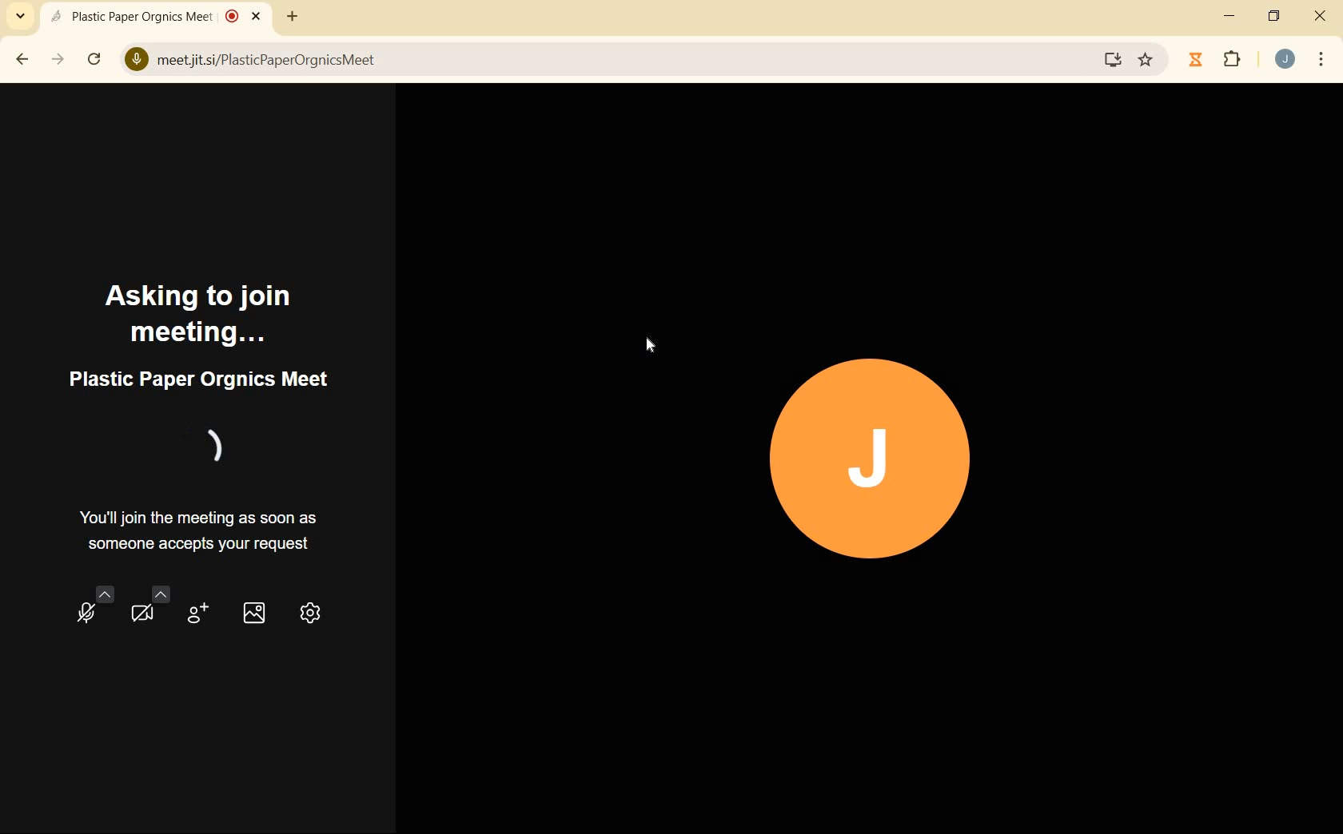  I want to click on search tabs, so click(21, 15).